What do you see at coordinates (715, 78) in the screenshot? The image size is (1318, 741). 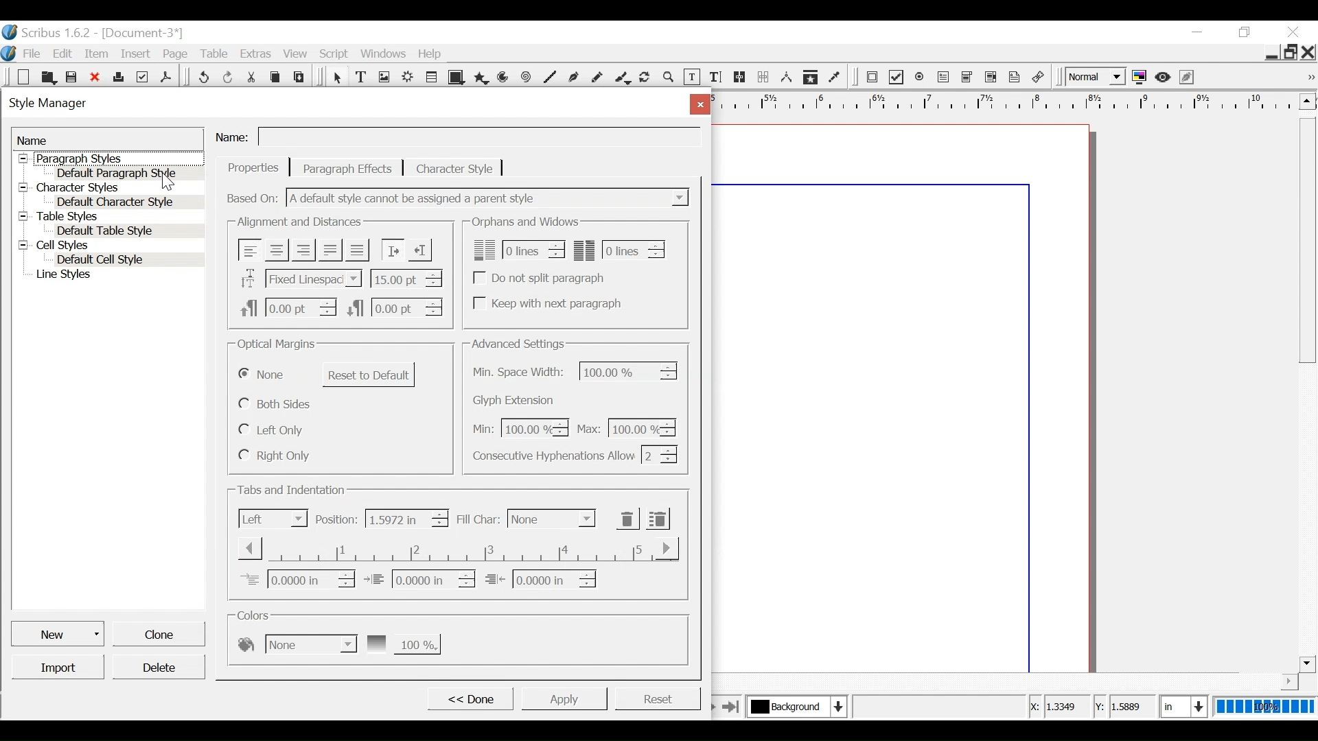 I see `Edit text with Story` at bounding box center [715, 78].